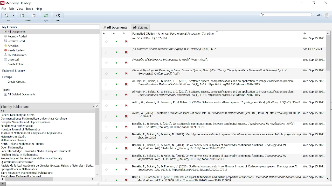 The image size is (332, 186). What do you see at coordinates (16, 32) in the screenshot?
I see `All Documents` at bounding box center [16, 32].